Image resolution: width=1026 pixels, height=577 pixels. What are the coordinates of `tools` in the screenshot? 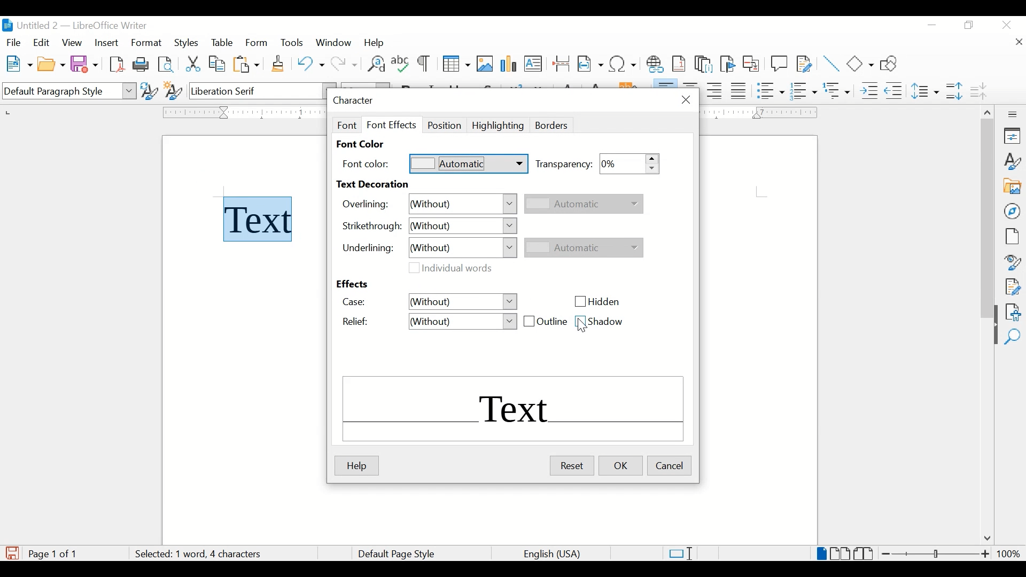 It's located at (292, 42).